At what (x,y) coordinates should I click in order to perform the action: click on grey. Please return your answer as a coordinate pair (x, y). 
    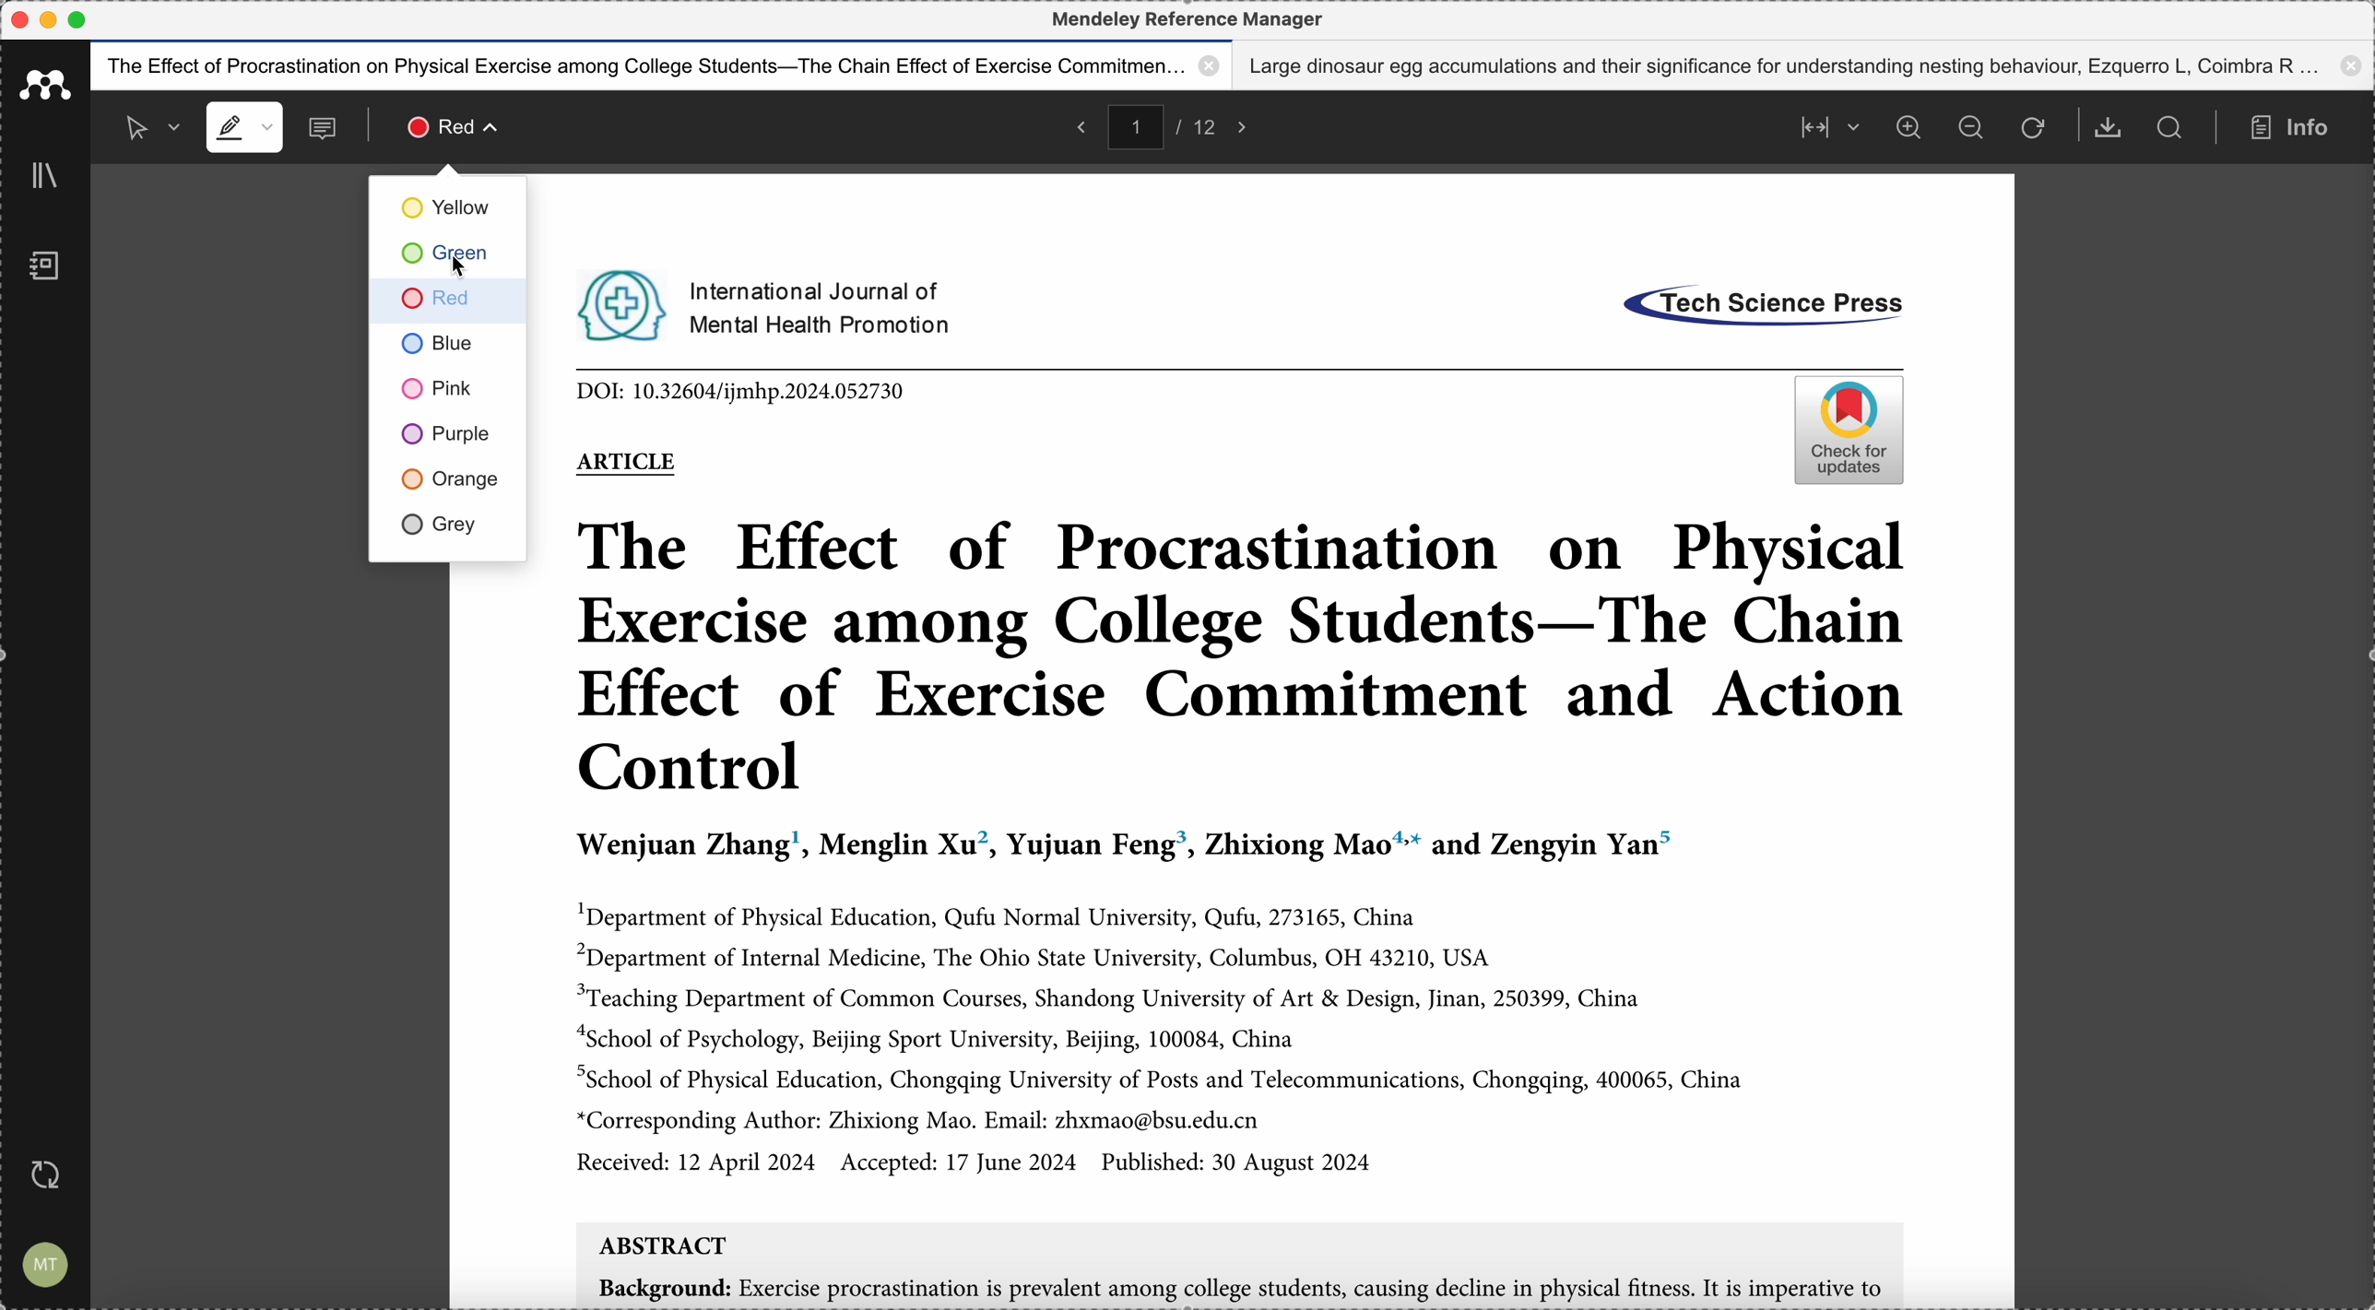
    Looking at the image, I should click on (435, 526).